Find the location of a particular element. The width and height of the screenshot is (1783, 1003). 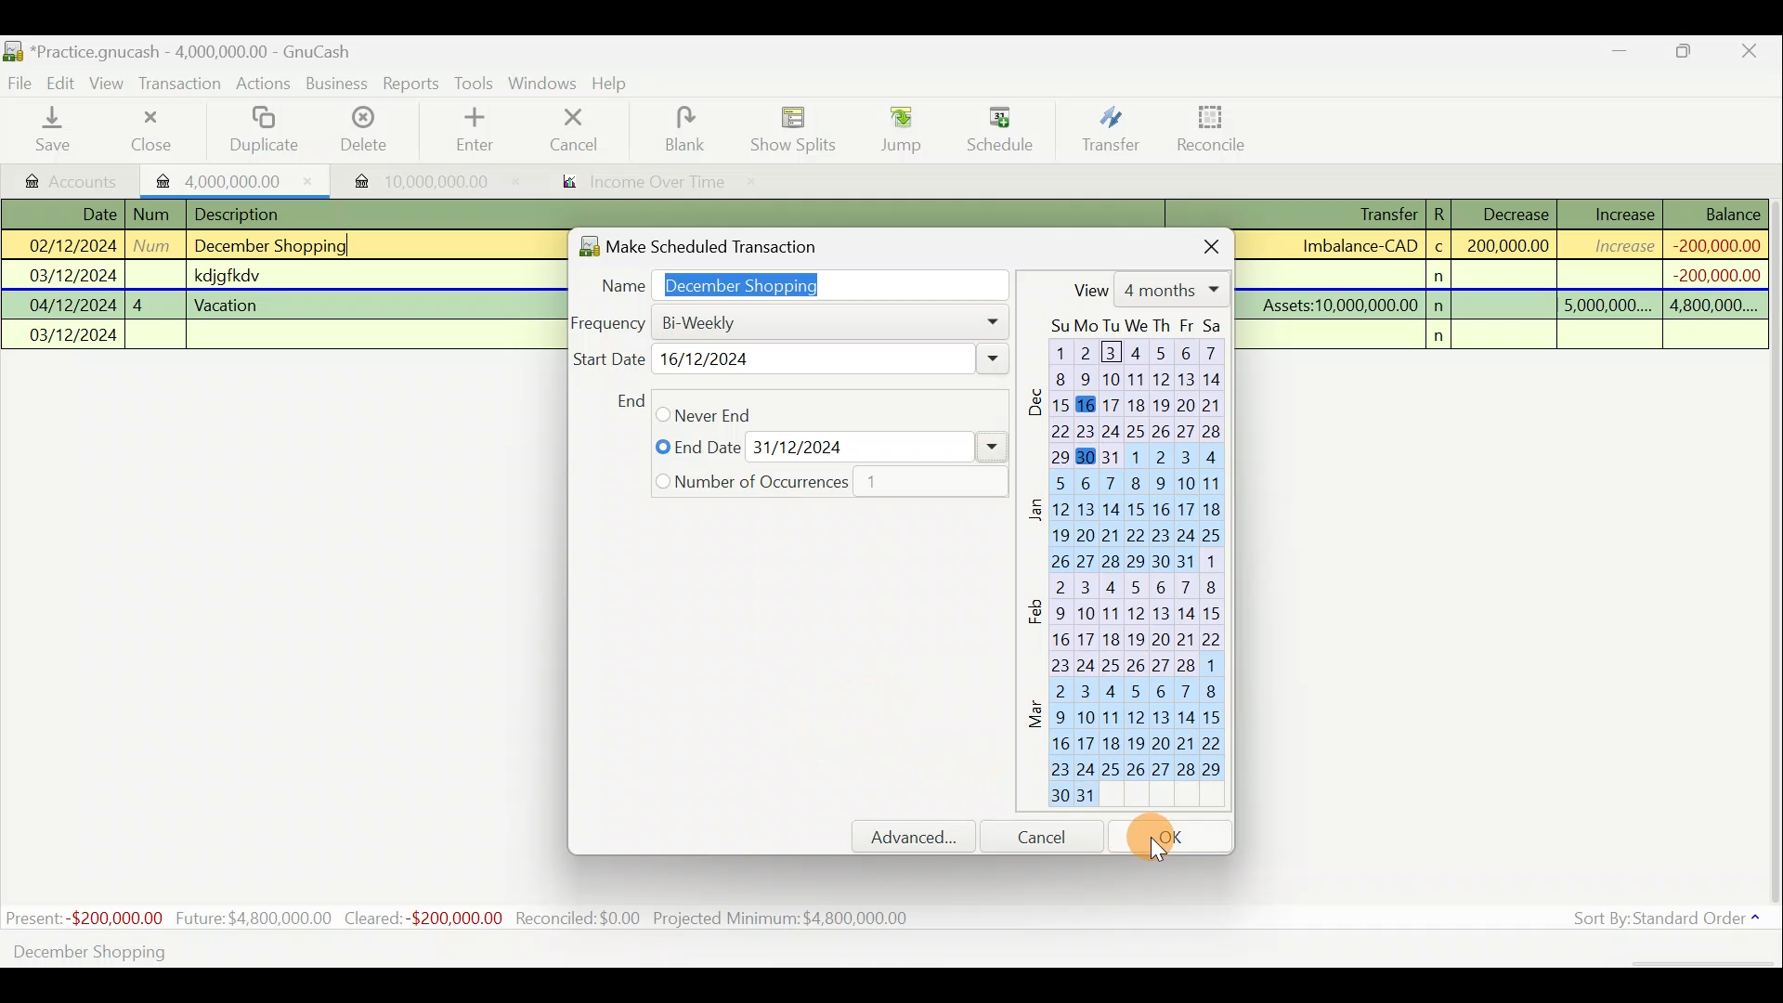

Show splits is located at coordinates (799, 128).